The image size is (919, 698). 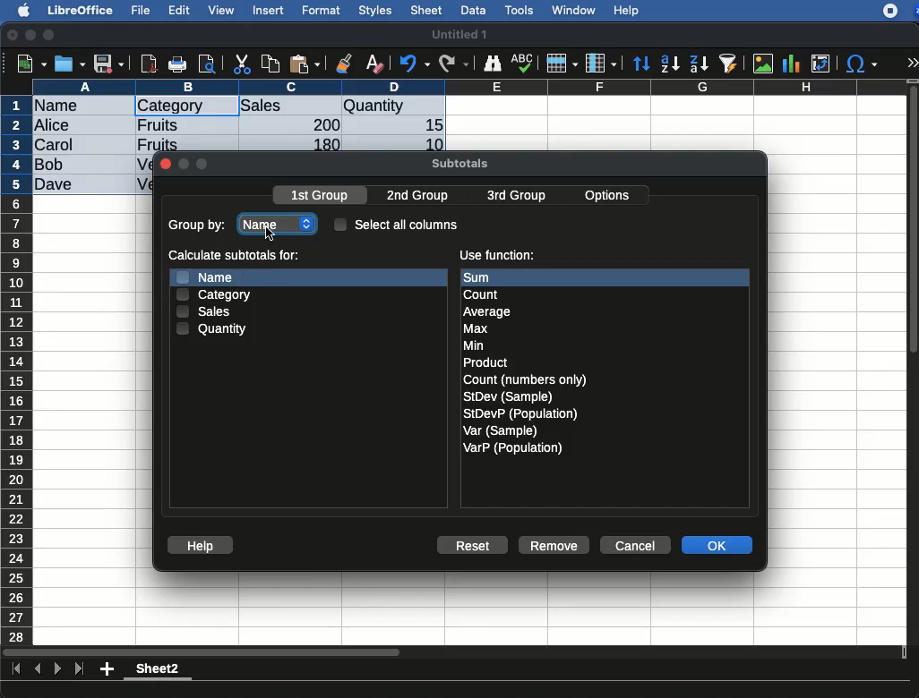 What do you see at coordinates (206, 313) in the screenshot?
I see `sales` at bounding box center [206, 313].